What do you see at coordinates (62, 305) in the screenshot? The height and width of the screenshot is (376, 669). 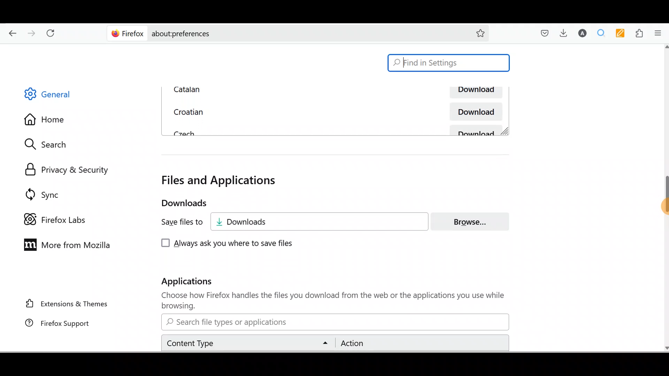 I see `Extension & themes` at bounding box center [62, 305].